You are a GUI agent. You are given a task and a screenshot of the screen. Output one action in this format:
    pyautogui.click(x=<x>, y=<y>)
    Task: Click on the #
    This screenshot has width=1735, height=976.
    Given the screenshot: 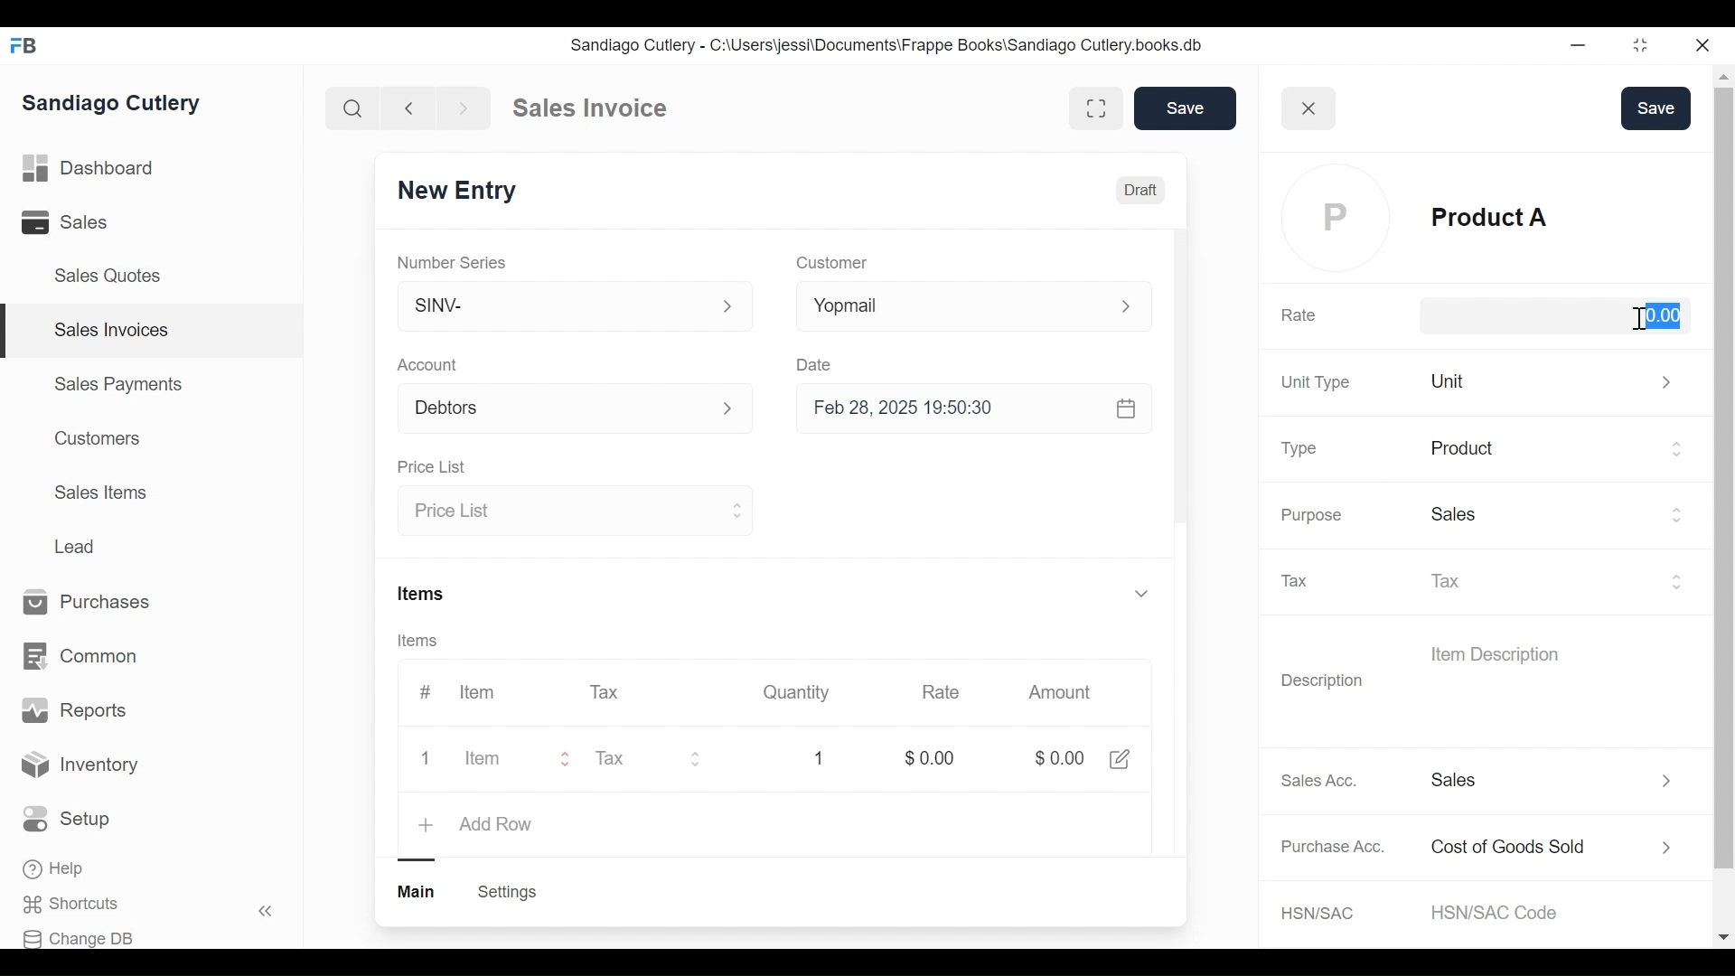 What is the action you would take?
    pyautogui.click(x=429, y=690)
    